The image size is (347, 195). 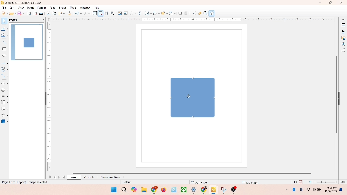 I want to click on hide, so click(x=45, y=99).